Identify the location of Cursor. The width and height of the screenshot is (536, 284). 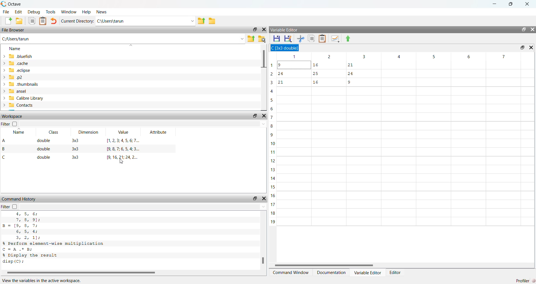
(122, 162).